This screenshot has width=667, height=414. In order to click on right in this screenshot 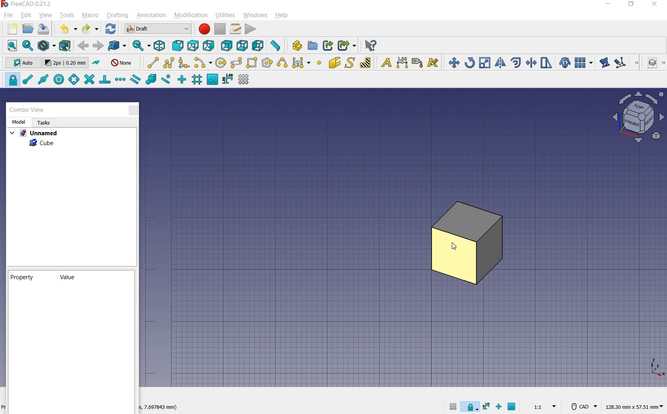, I will do `click(209, 45)`.